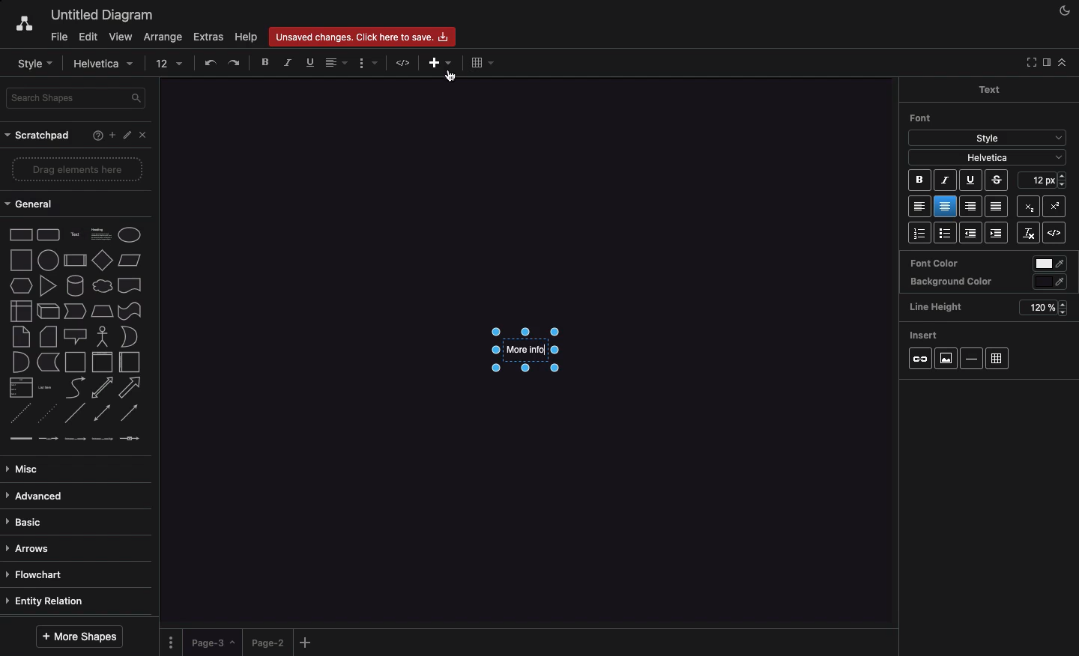  What do you see at coordinates (934, 262) in the screenshot?
I see `Font color` at bounding box center [934, 262].